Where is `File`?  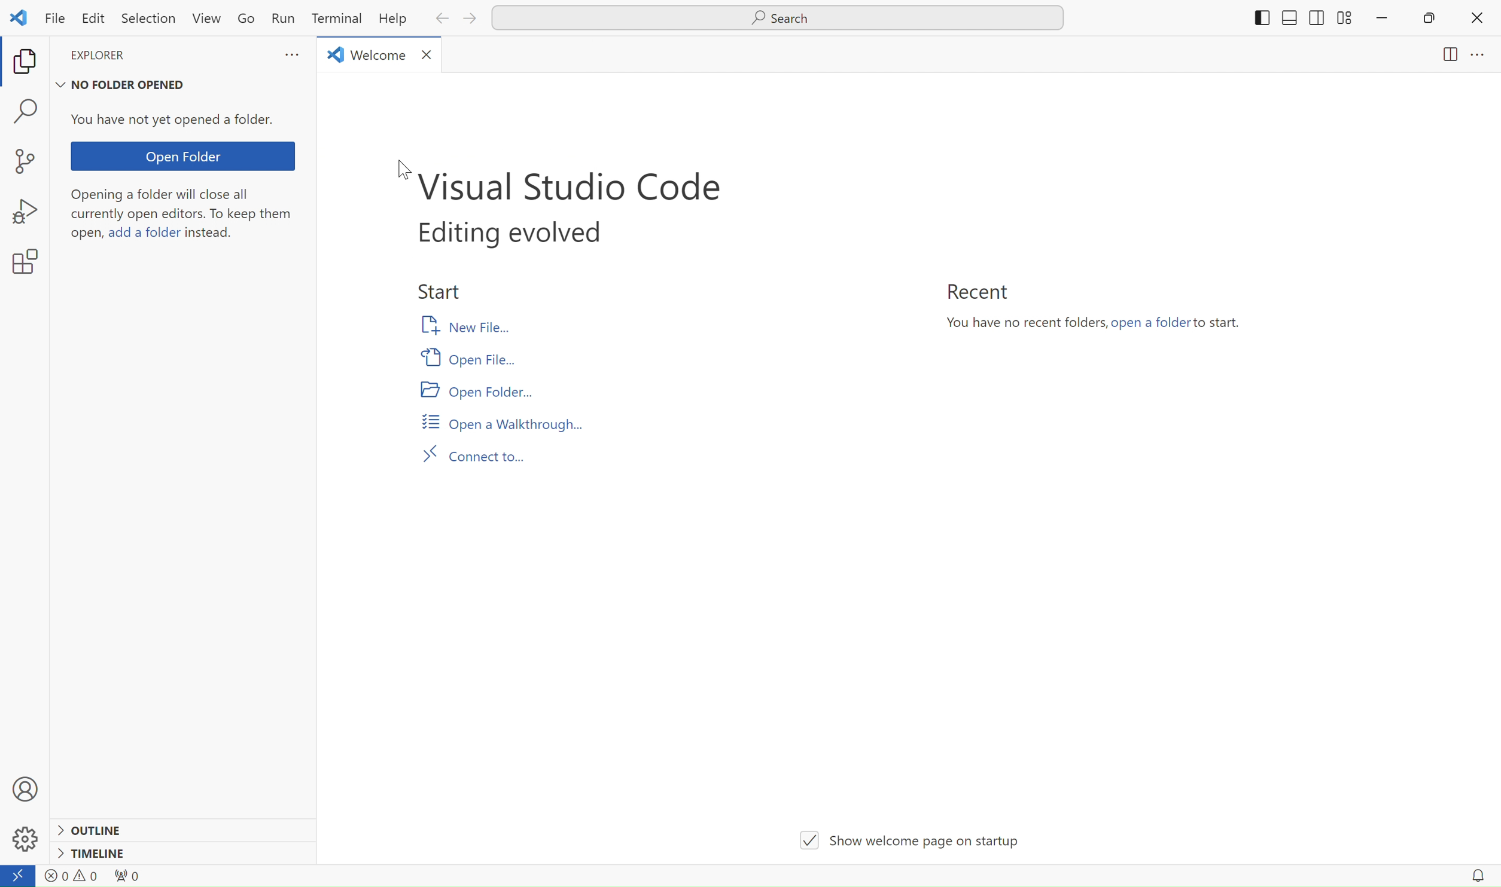 File is located at coordinates (51, 17).